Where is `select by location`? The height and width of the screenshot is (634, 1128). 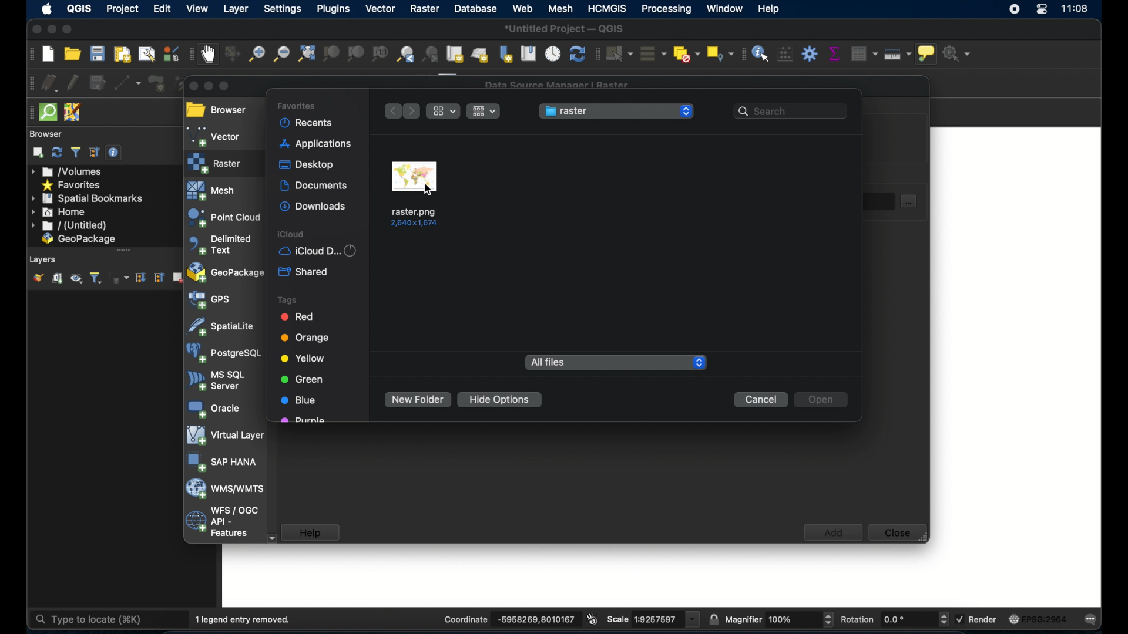 select by location is located at coordinates (719, 53).